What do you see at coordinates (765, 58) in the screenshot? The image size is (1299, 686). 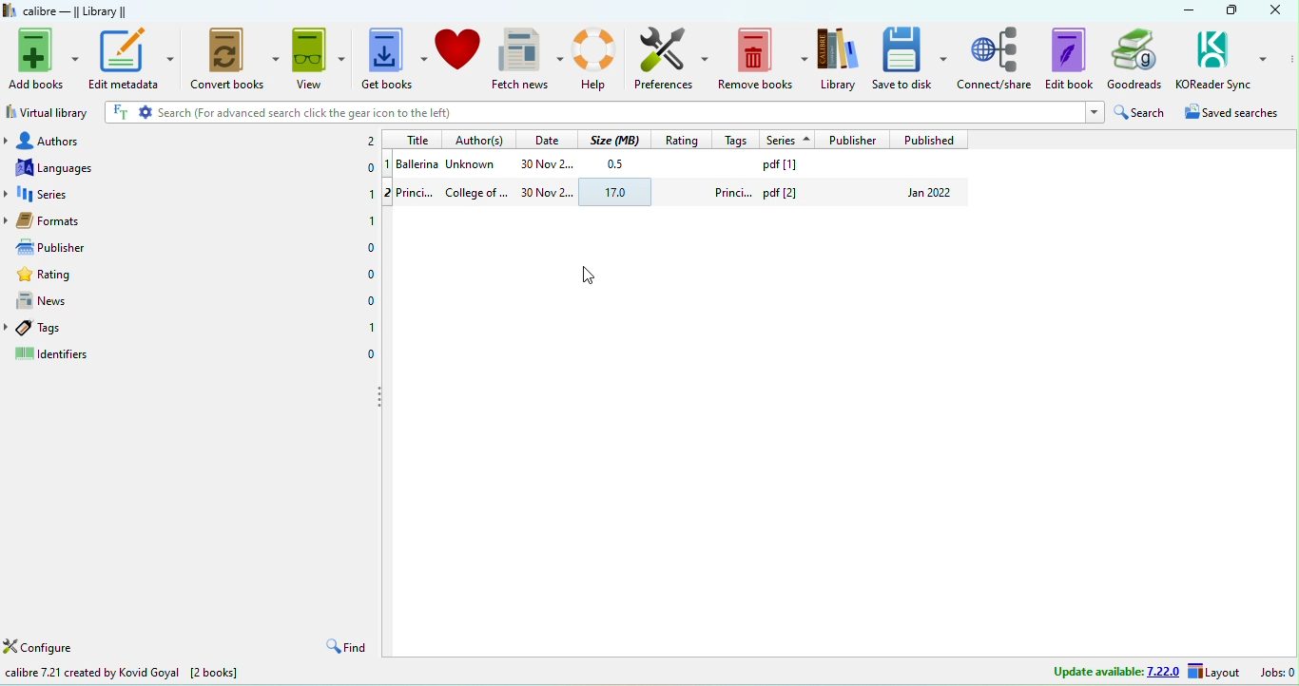 I see `Remove books` at bounding box center [765, 58].